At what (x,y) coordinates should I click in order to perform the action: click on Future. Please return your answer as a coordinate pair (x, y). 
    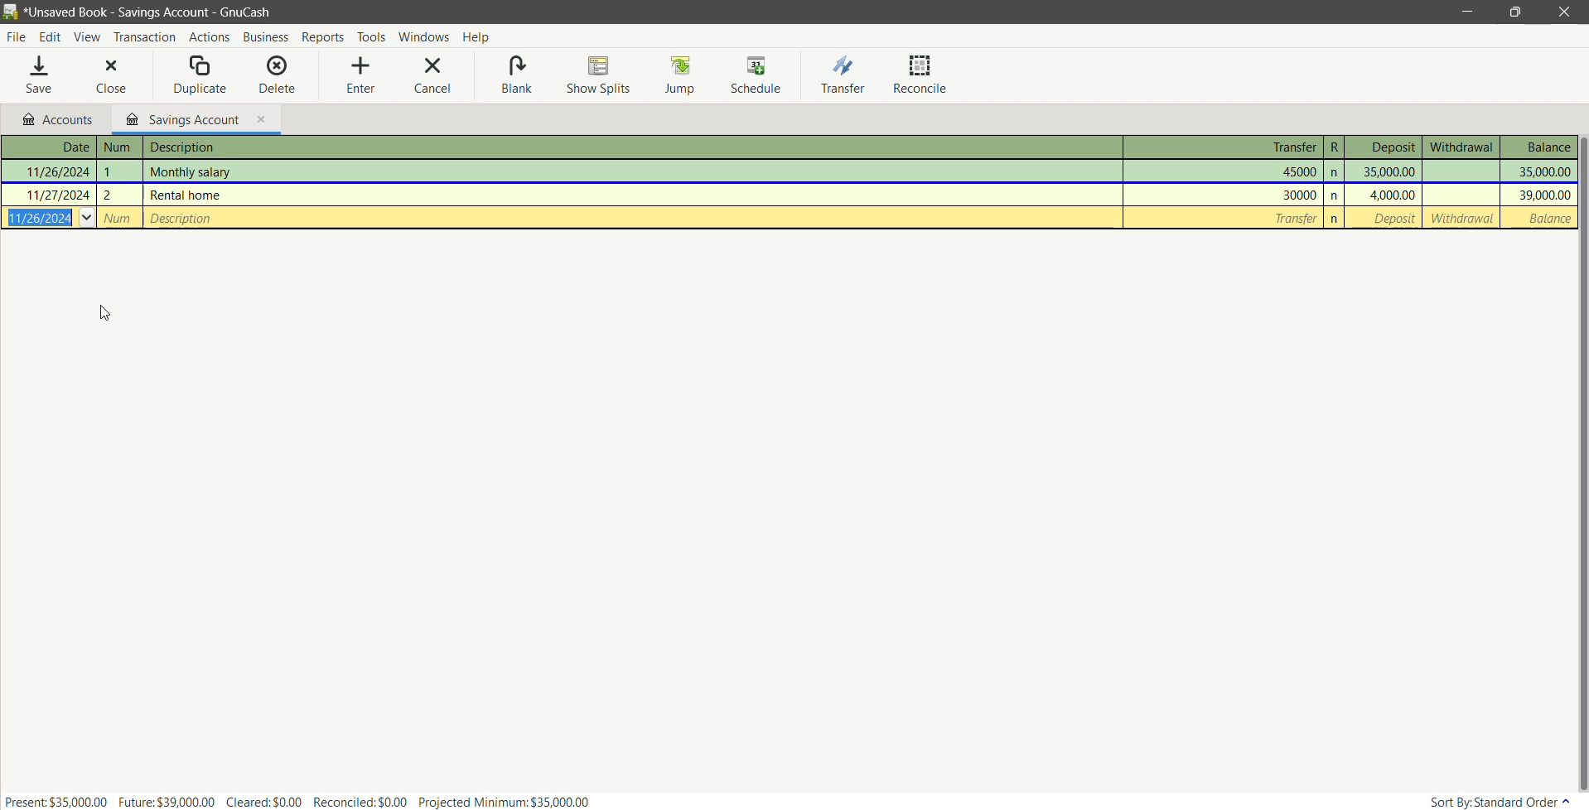
    Looking at the image, I should click on (167, 801).